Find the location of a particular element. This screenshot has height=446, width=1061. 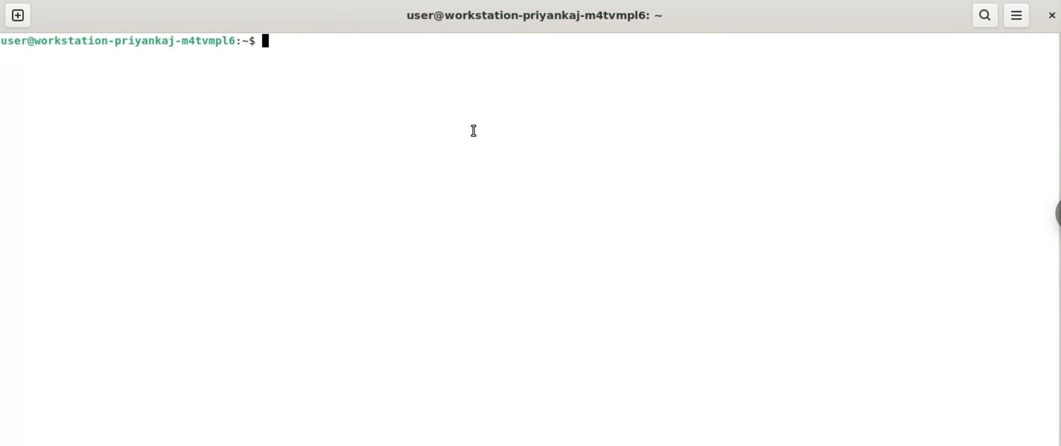

menu is located at coordinates (1017, 16).